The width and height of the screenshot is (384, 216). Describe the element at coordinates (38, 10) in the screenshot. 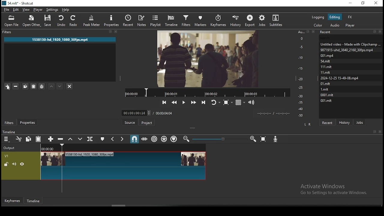

I see `player` at that location.